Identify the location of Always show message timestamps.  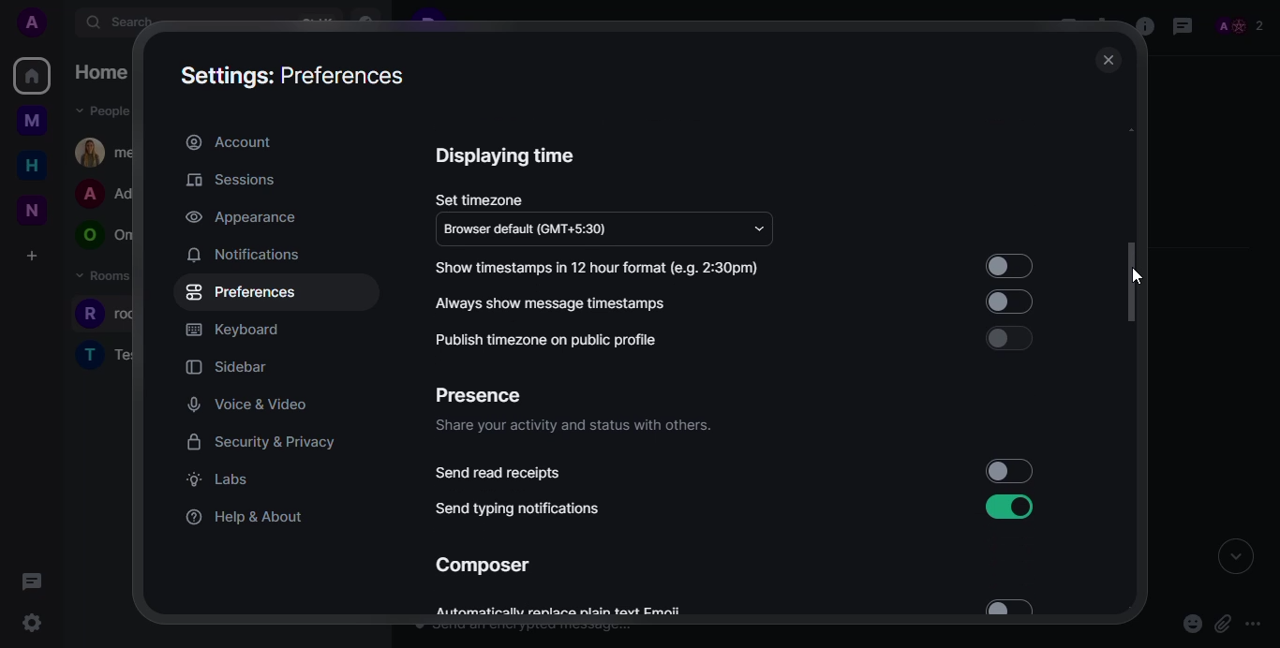
(556, 303).